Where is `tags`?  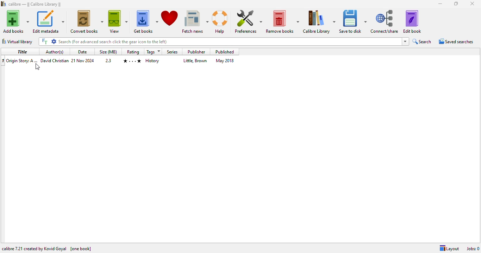 tags is located at coordinates (154, 52).